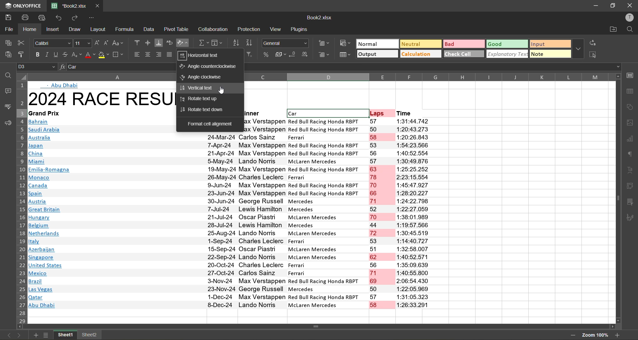  What do you see at coordinates (208, 77) in the screenshot?
I see `angle clockwise` at bounding box center [208, 77].